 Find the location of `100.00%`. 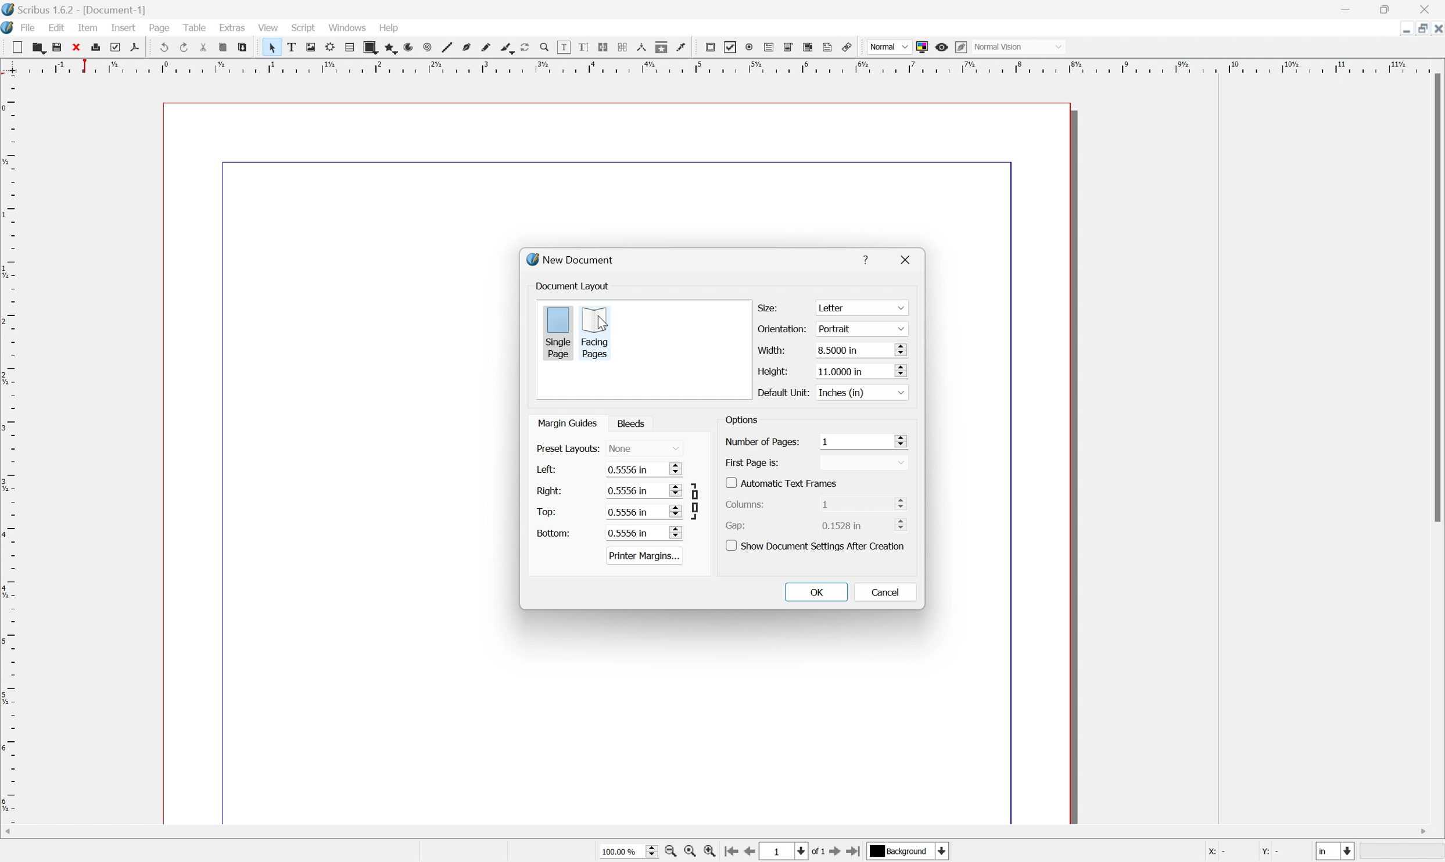

100.00% is located at coordinates (624, 850).